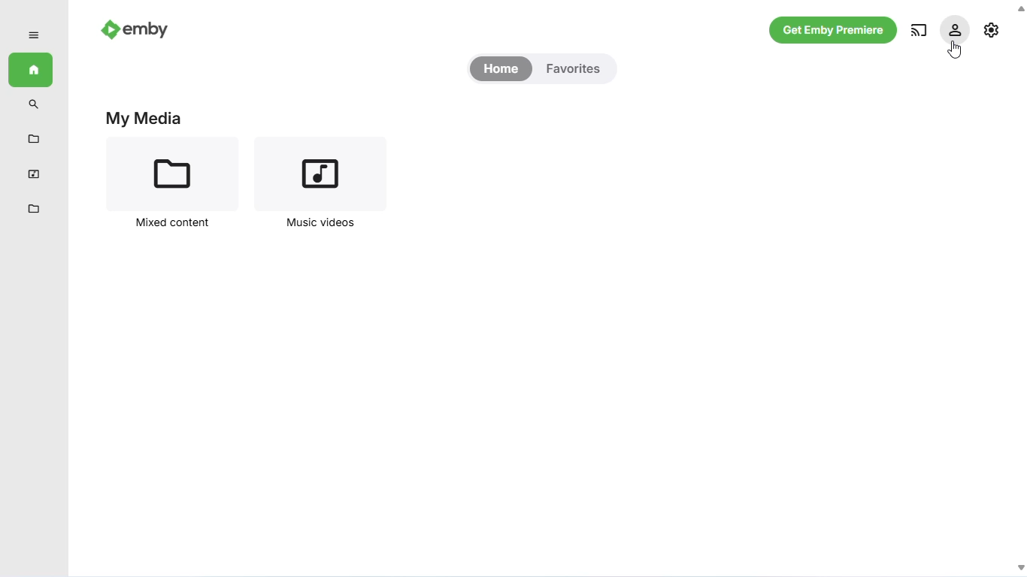  What do you see at coordinates (955, 50) in the screenshot?
I see `cursor` at bounding box center [955, 50].